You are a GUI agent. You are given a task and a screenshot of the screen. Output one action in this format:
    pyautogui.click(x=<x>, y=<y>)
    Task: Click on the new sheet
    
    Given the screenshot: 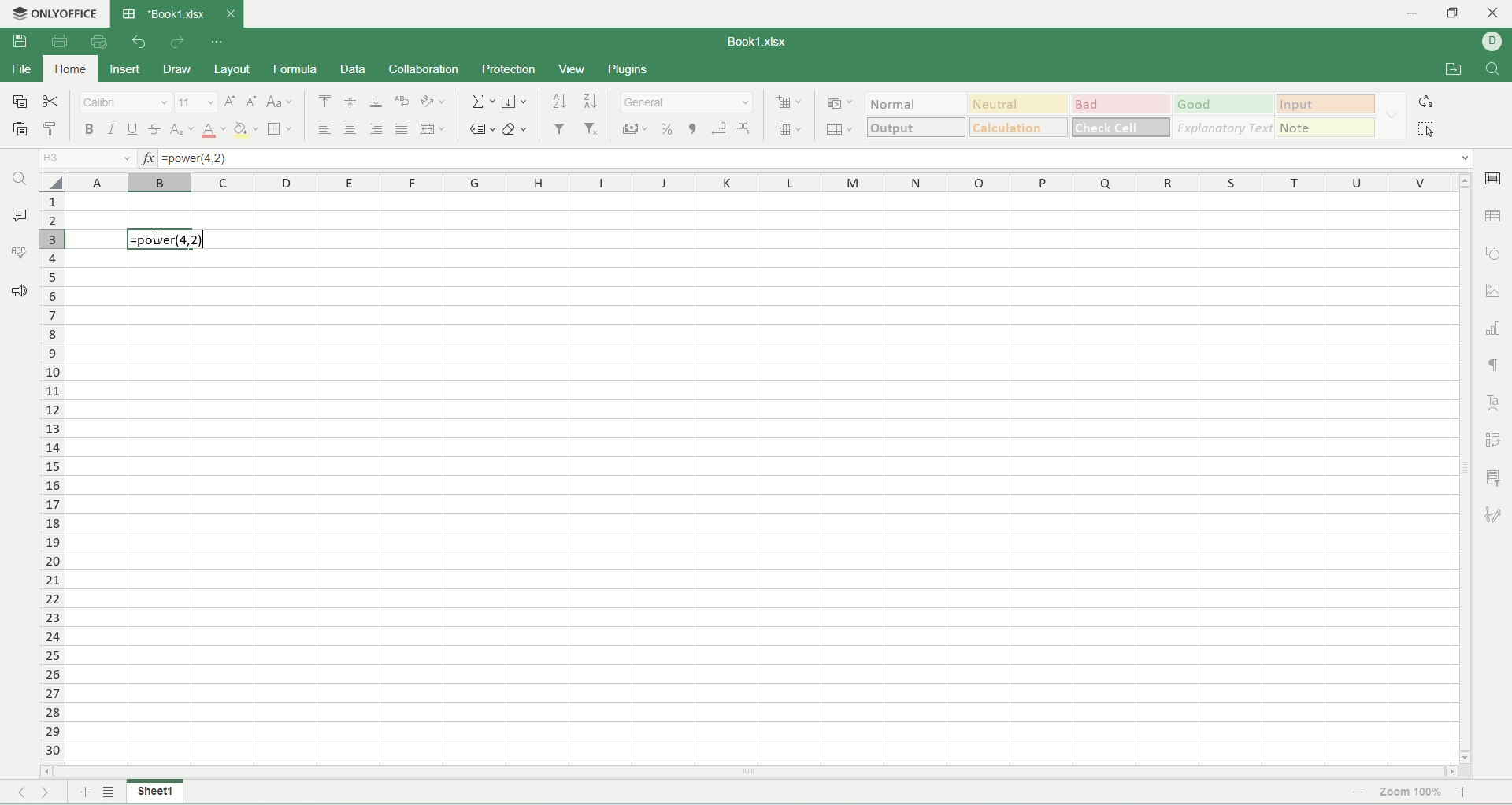 What is the action you would take?
    pyautogui.click(x=83, y=793)
    